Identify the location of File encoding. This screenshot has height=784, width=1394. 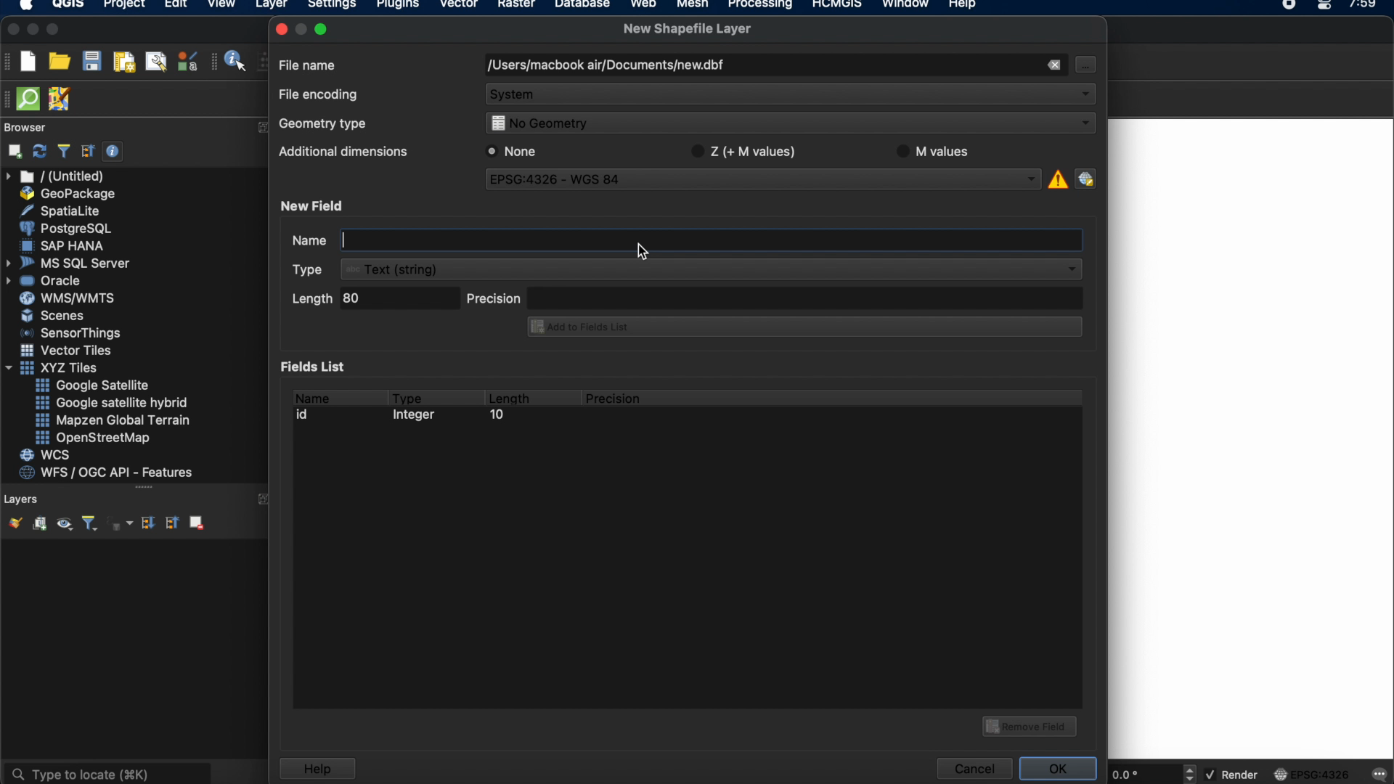
(319, 95).